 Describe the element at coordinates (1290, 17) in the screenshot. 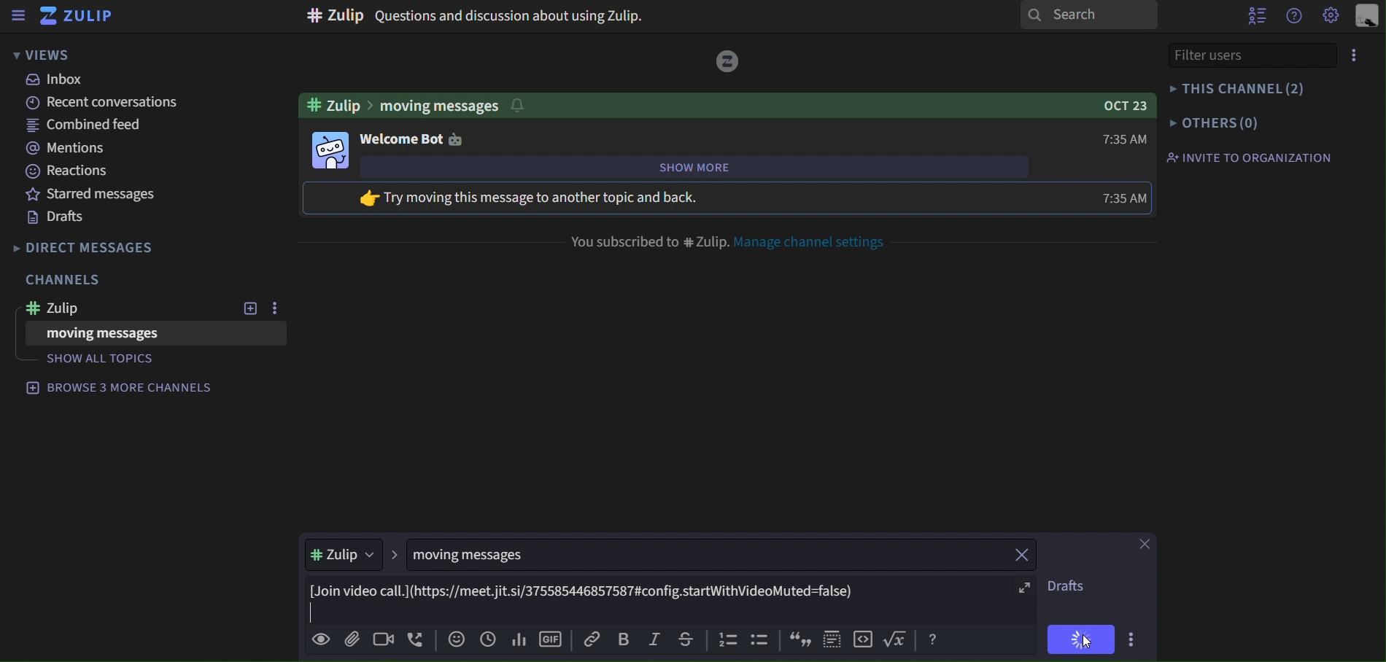

I see `help` at that location.